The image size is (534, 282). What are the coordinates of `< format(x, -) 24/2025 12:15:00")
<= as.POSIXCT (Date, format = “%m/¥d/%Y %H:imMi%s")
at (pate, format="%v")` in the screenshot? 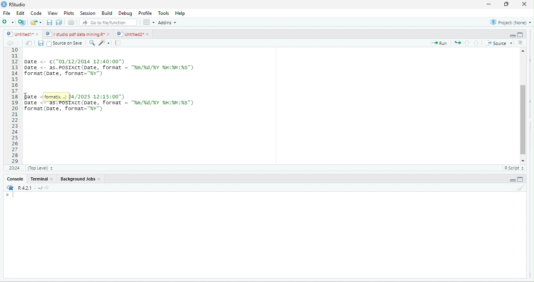 It's located at (123, 109).